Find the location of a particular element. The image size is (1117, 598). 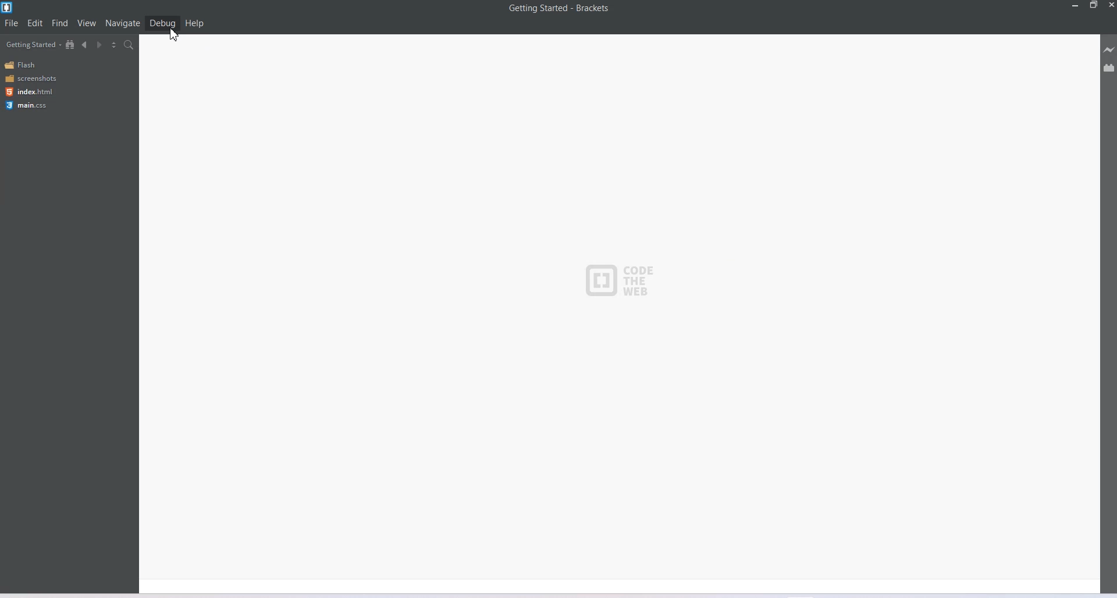

Navigate Forwards is located at coordinates (99, 45).